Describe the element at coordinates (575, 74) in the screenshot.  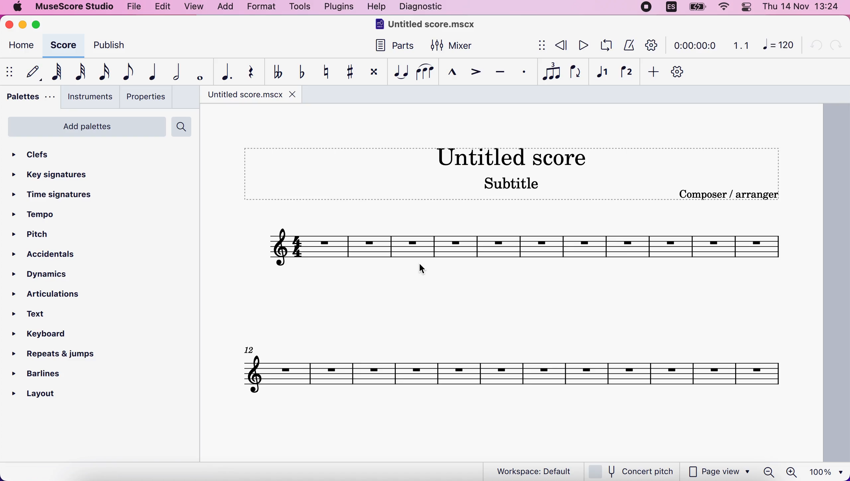
I see `flip directions` at that location.